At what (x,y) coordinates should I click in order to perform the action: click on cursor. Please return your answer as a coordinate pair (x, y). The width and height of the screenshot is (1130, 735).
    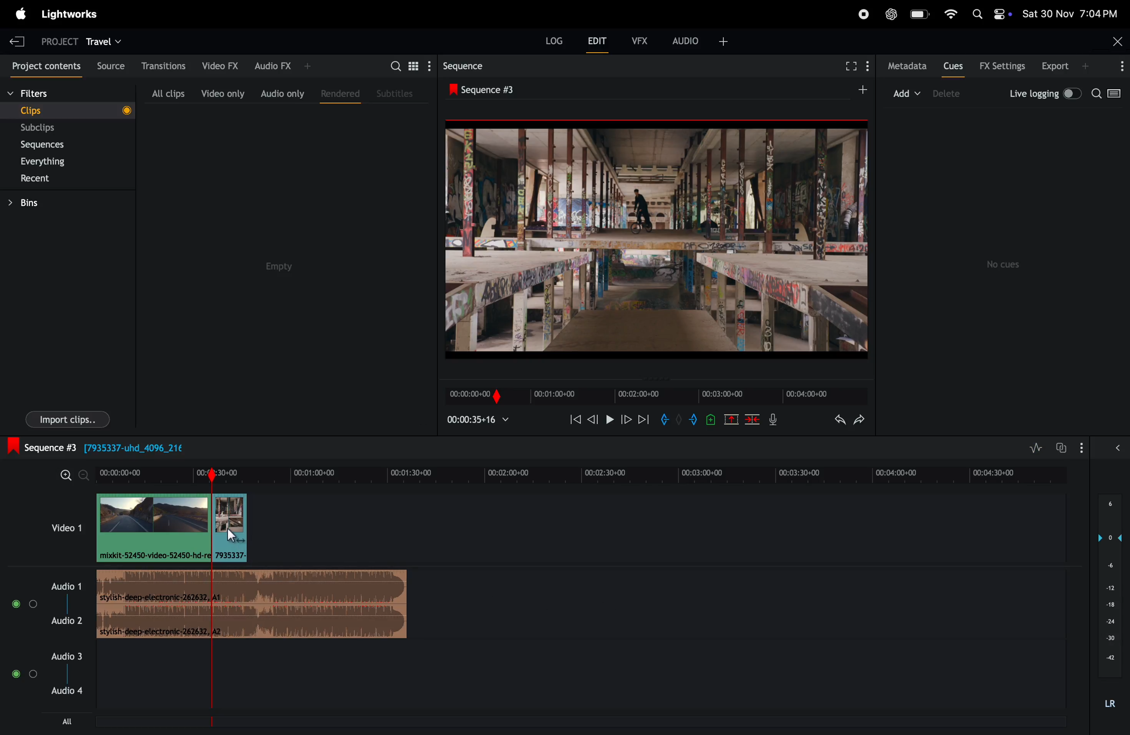
    Looking at the image, I should click on (235, 538).